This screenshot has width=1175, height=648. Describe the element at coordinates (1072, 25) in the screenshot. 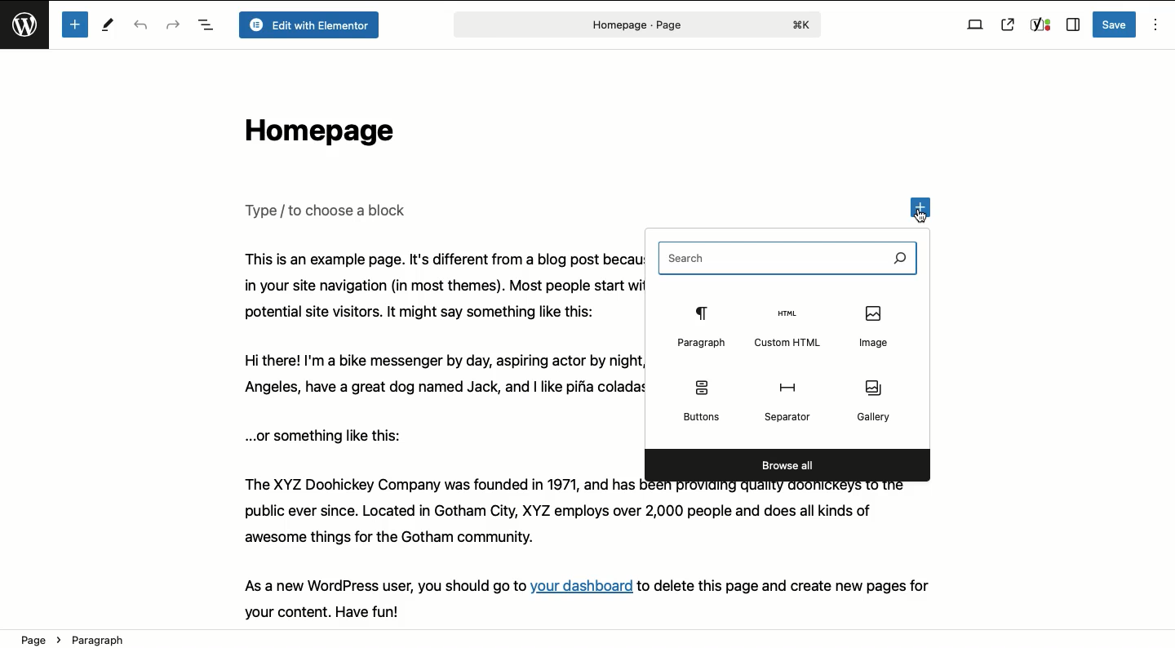

I see `Sidebar` at that location.